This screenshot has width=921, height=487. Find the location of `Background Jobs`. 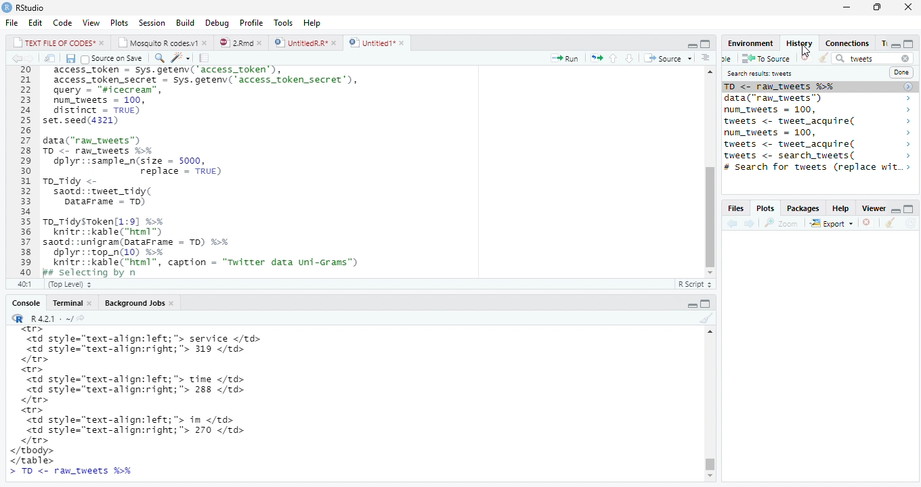

Background Jobs is located at coordinates (141, 302).